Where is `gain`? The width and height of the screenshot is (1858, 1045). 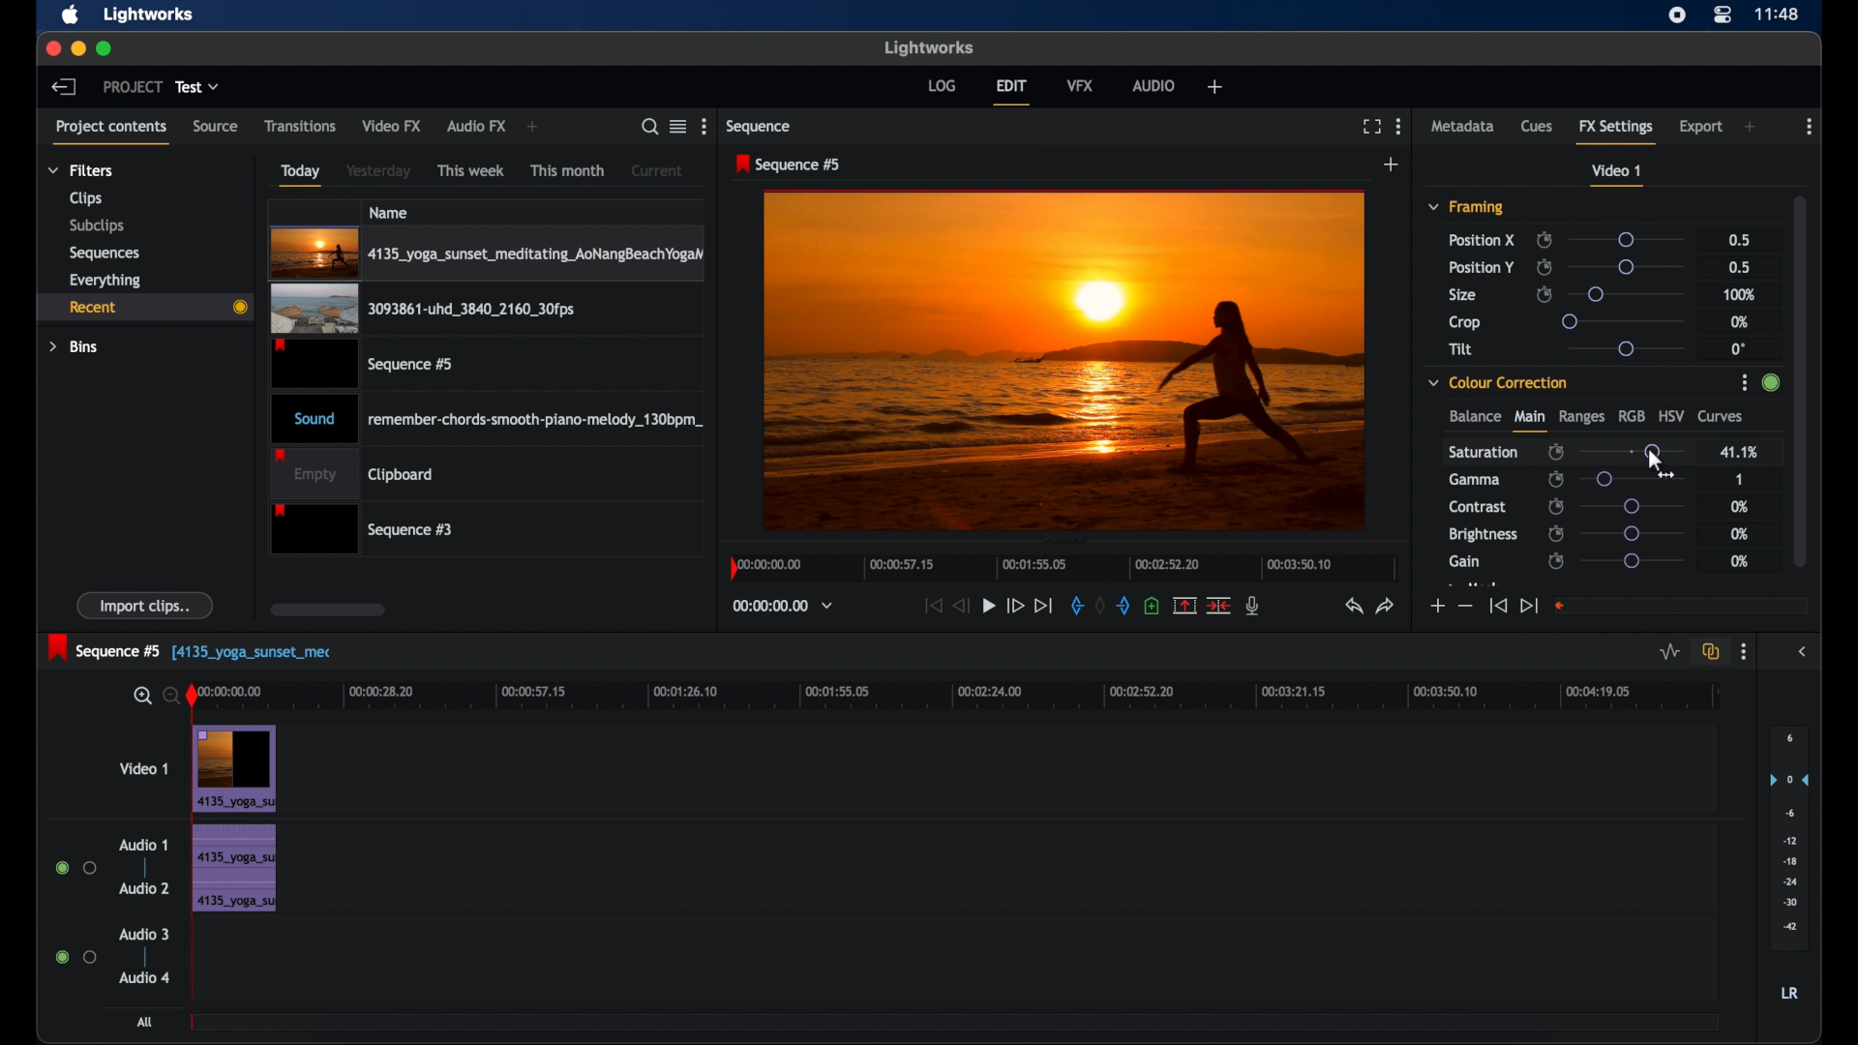 gain is located at coordinates (1464, 561).